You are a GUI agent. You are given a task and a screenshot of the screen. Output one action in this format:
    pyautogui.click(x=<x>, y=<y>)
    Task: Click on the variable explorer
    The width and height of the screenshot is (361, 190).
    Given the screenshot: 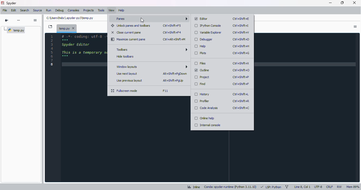 What is the action you would take?
    pyautogui.click(x=208, y=32)
    